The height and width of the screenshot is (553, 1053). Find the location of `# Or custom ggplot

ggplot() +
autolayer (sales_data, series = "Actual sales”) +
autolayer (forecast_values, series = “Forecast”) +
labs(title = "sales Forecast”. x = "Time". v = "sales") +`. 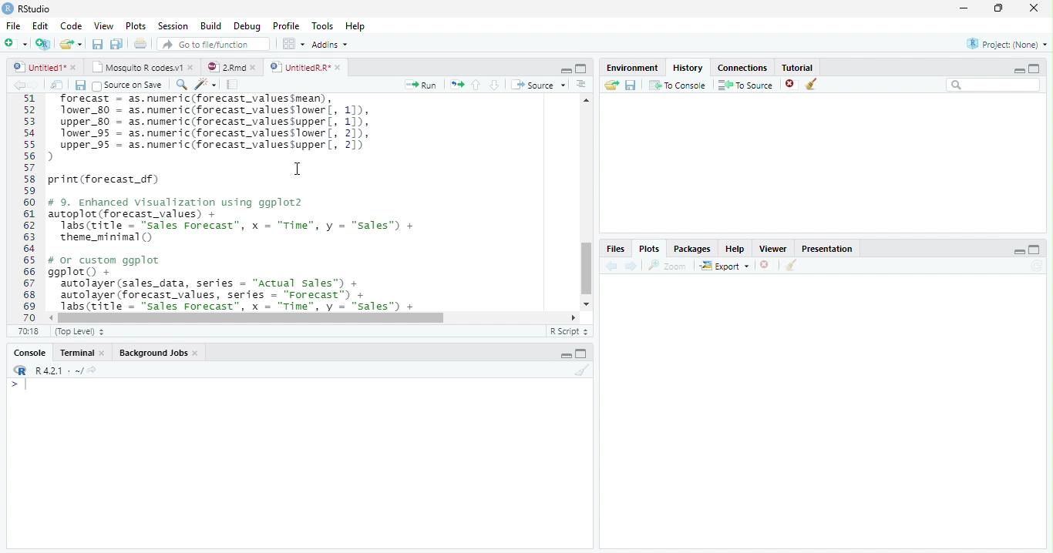

# Or custom ggplot

ggplot() +
autolayer (sales_data, series = "Actual sales”) +
autolayer (forecast_values, series = “Forecast”) +
labs(title = "sales Forecast”. x = "Time". v = "sales") + is located at coordinates (247, 283).